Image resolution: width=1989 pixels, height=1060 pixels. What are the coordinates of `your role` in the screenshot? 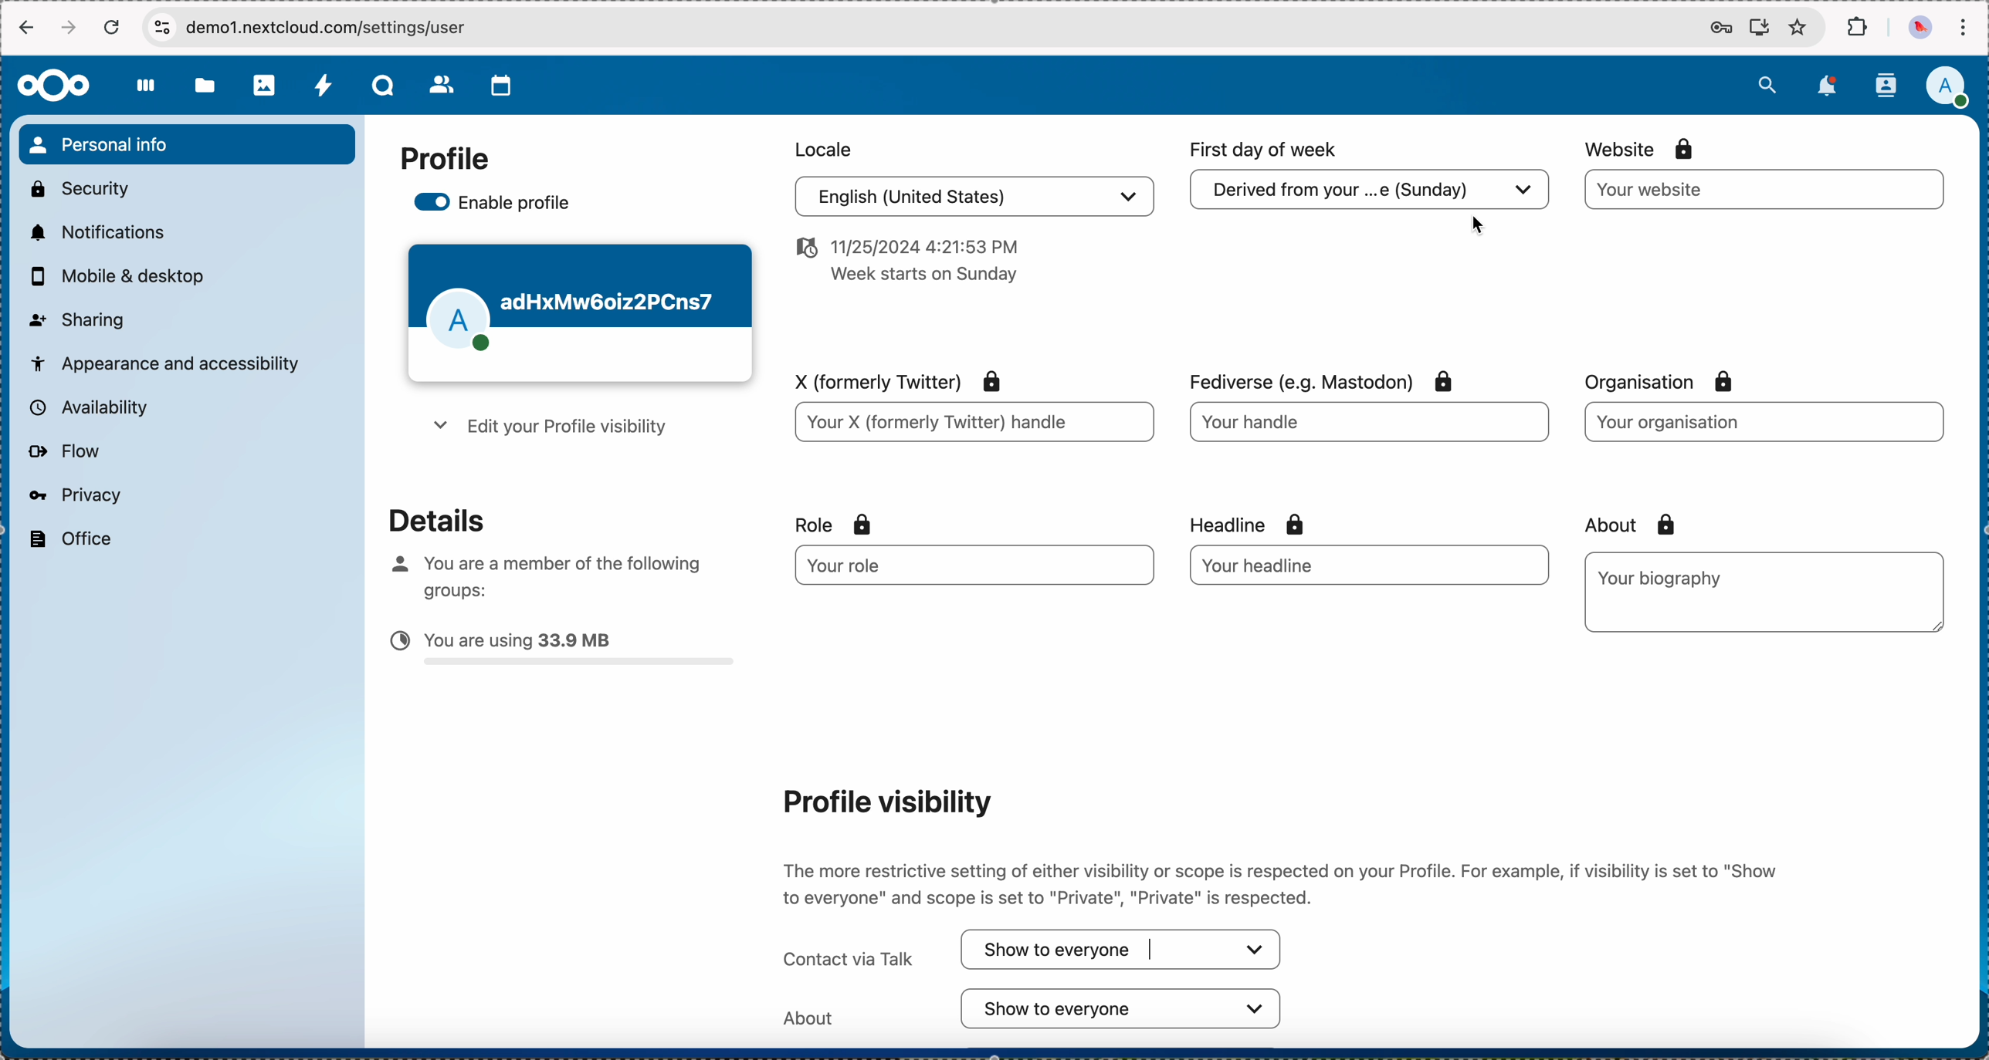 It's located at (962, 565).